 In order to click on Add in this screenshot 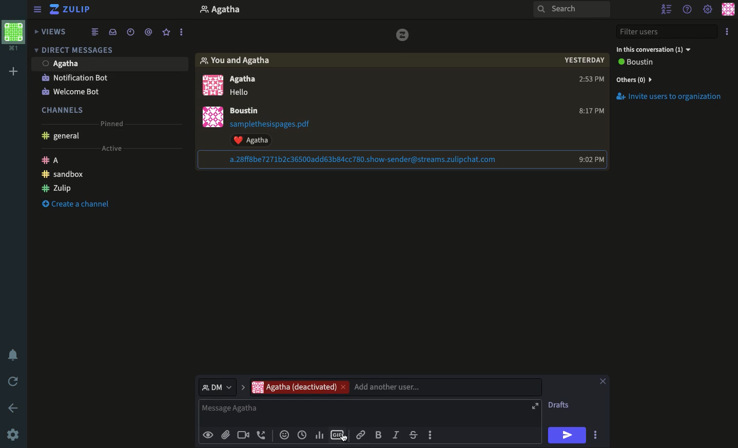, I will do `click(13, 72)`.